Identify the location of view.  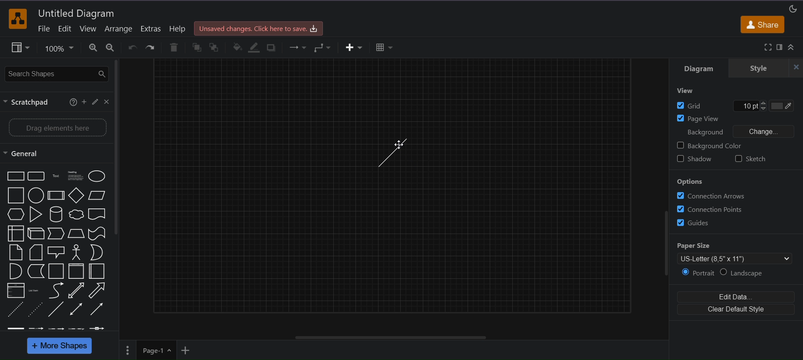
(685, 91).